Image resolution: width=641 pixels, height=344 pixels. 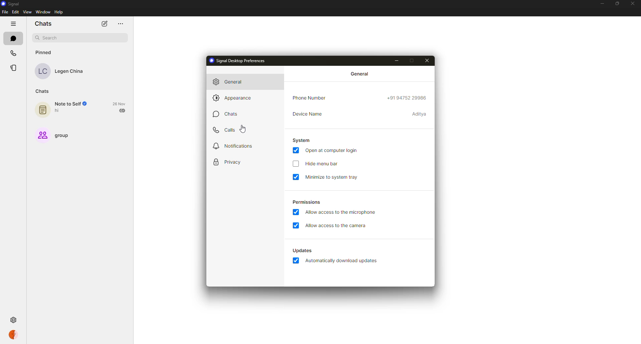 What do you see at coordinates (14, 53) in the screenshot?
I see `calls` at bounding box center [14, 53].